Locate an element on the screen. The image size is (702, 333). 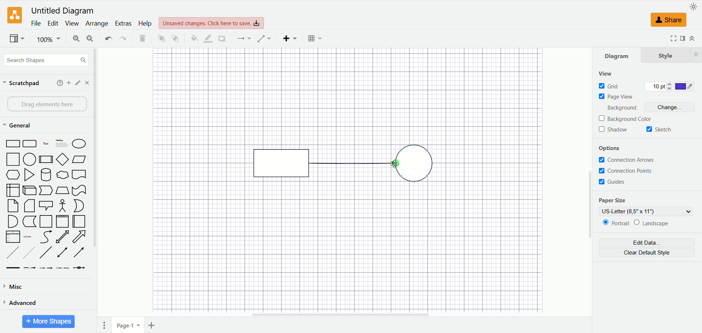
help is located at coordinates (145, 24).